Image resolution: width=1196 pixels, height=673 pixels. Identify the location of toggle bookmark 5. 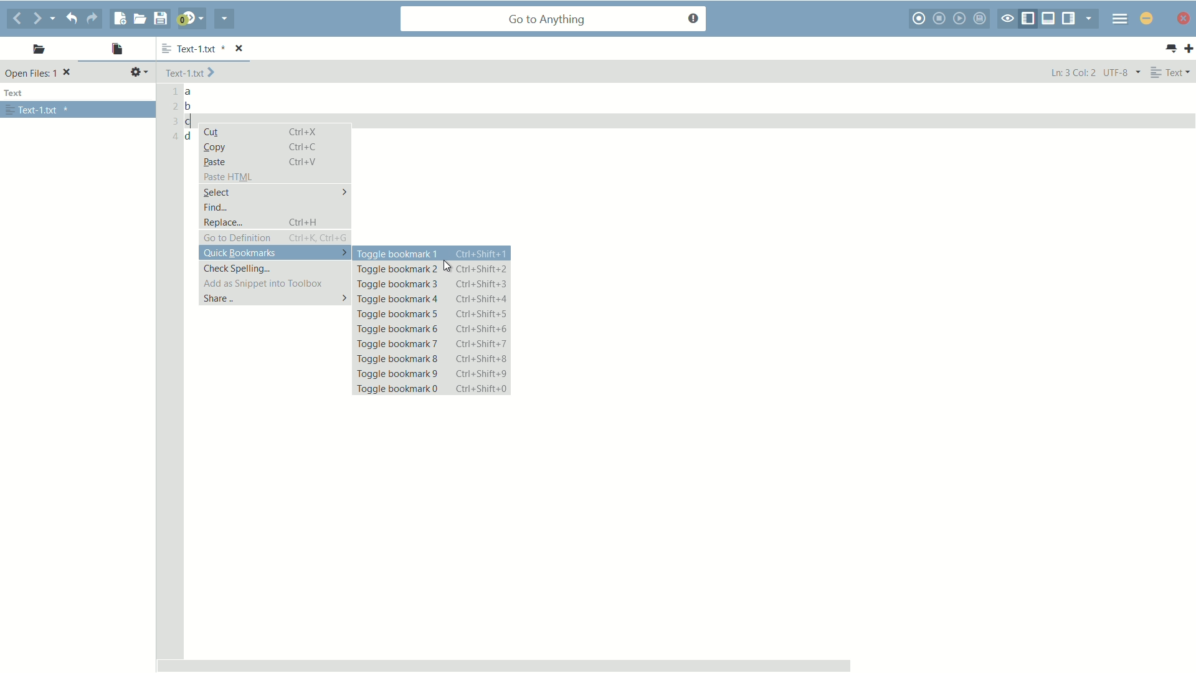
(432, 314).